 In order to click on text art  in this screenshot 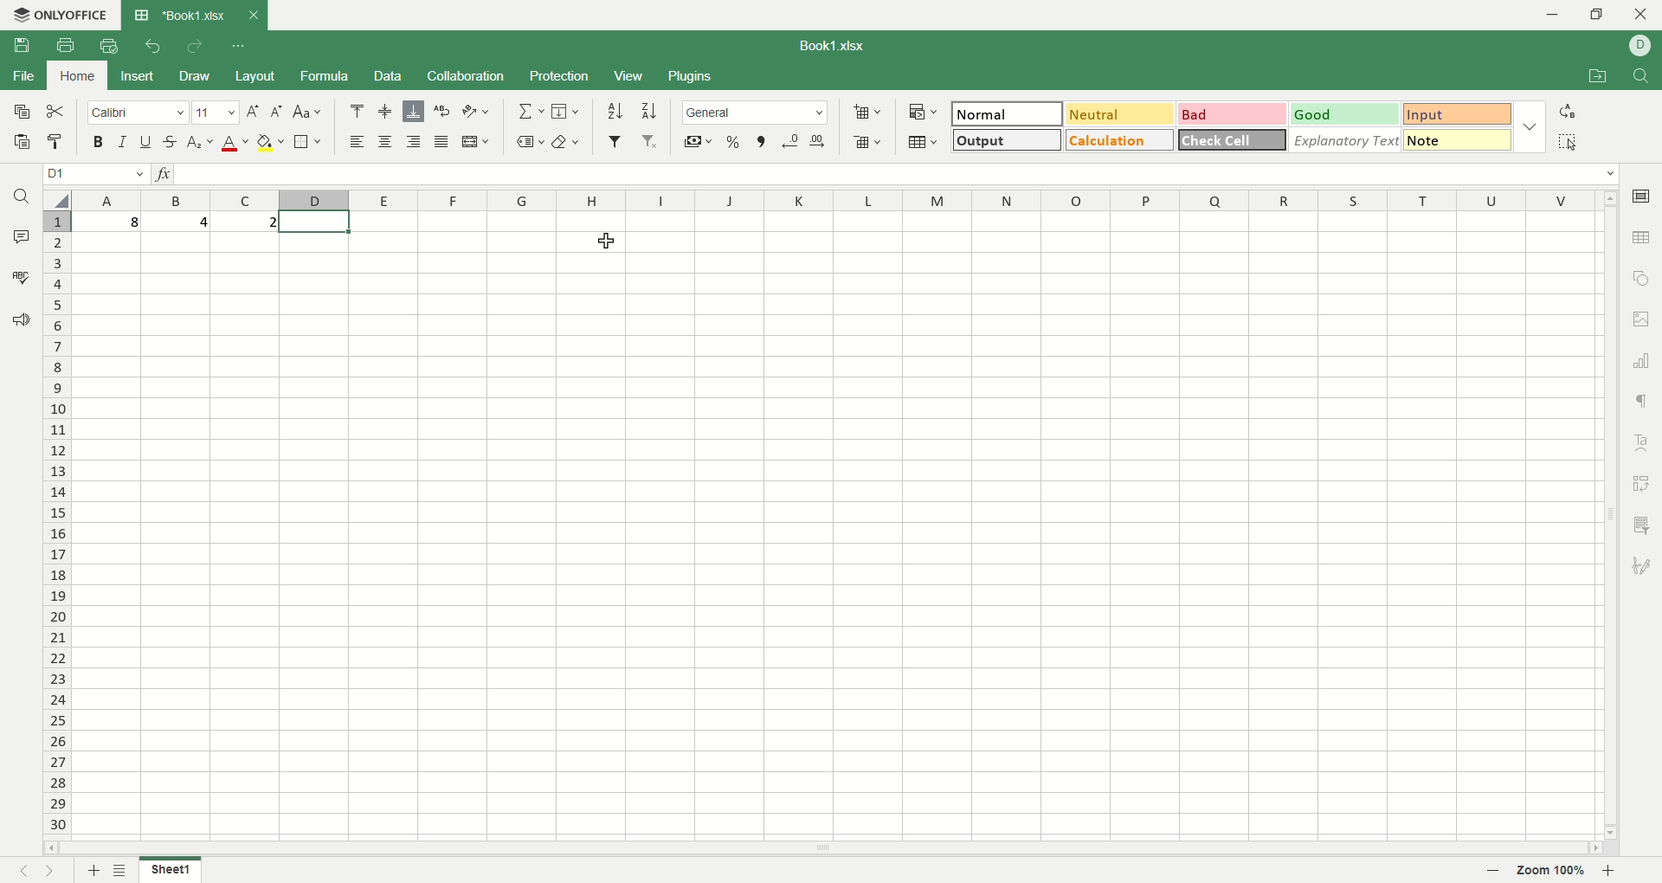, I will do `click(1643, 444)`.